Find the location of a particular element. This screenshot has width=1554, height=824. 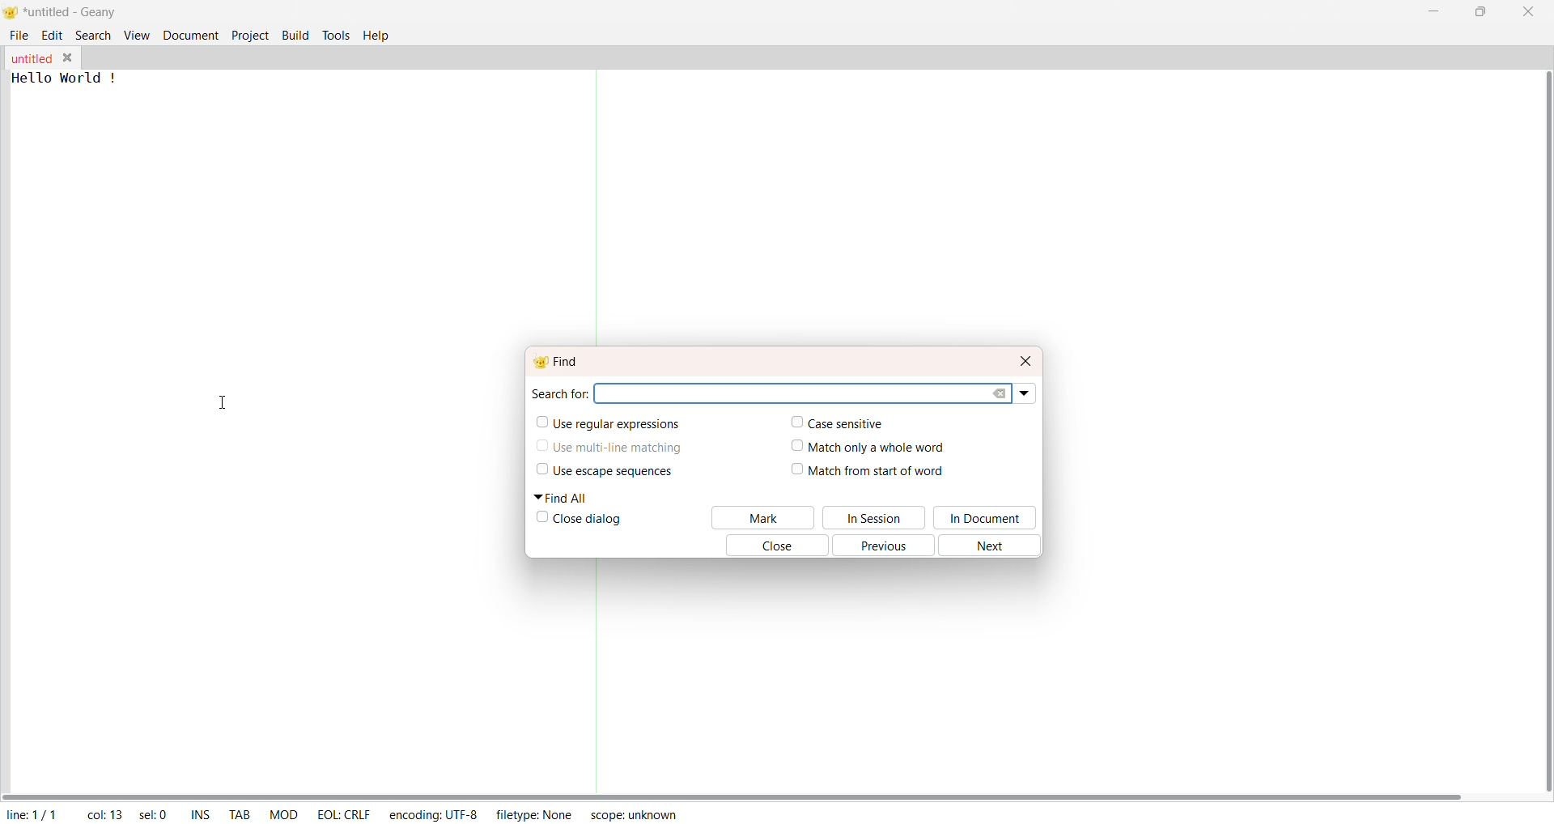

Edit is located at coordinates (53, 36).